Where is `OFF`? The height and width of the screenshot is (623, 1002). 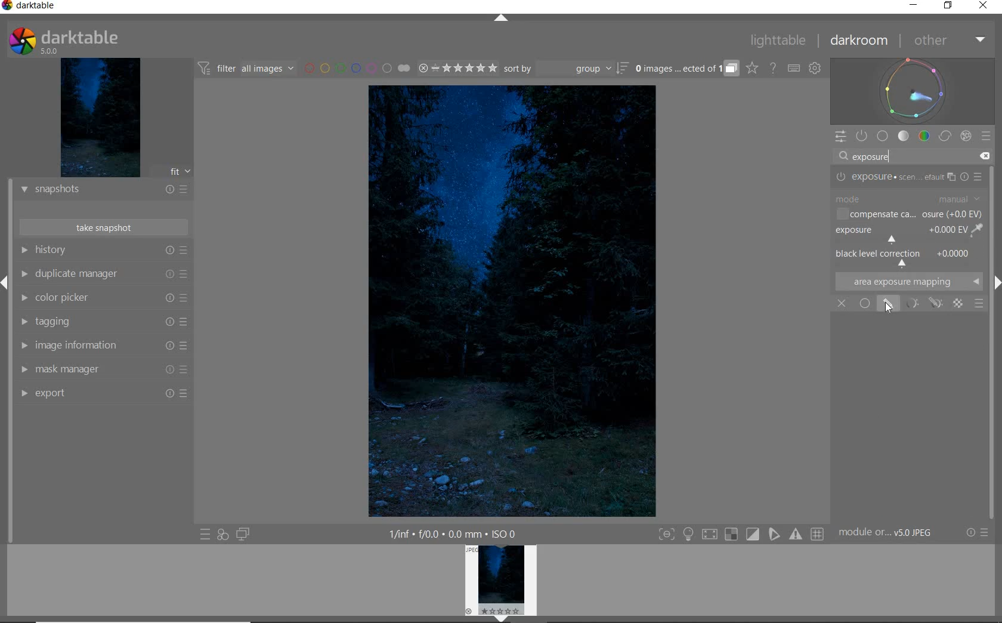
OFF is located at coordinates (842, 304).